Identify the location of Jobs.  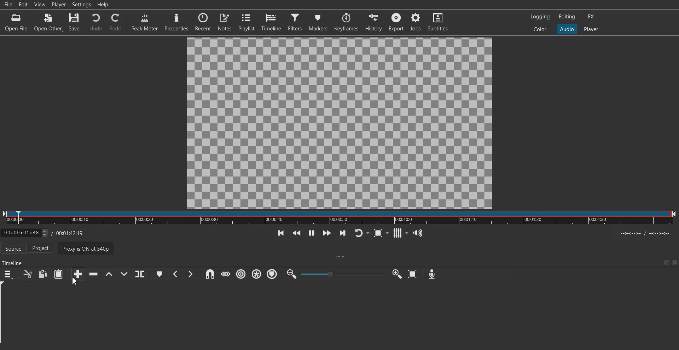
(416, 22).